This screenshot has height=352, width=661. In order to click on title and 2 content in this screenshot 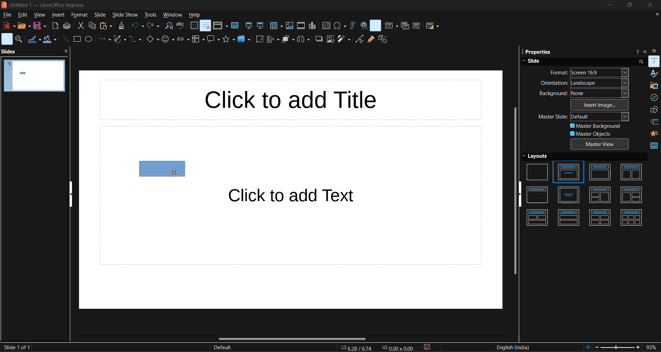, I will do `click(631, 172)`.